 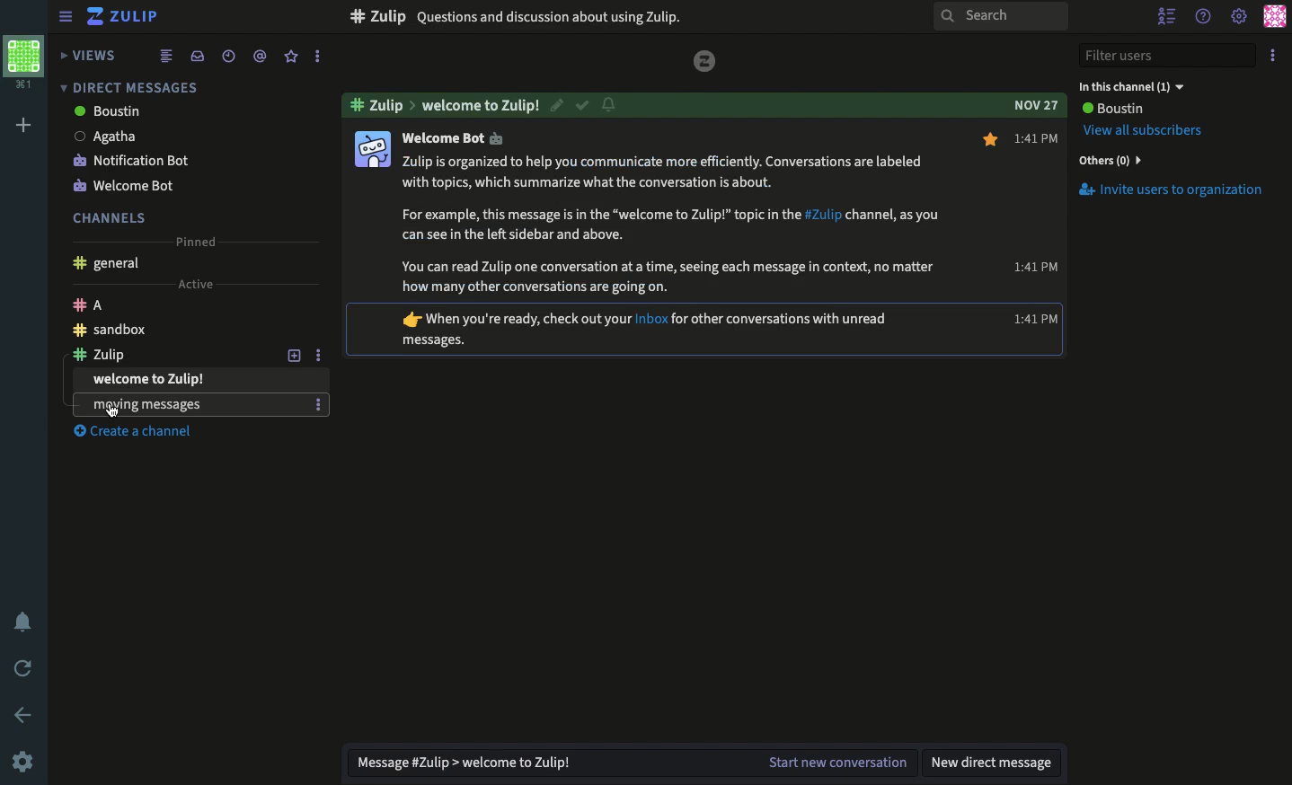 What do you see at coordinates (110, 217) in the screenshot?
I see `Channels` at bounding box center [110, 217].